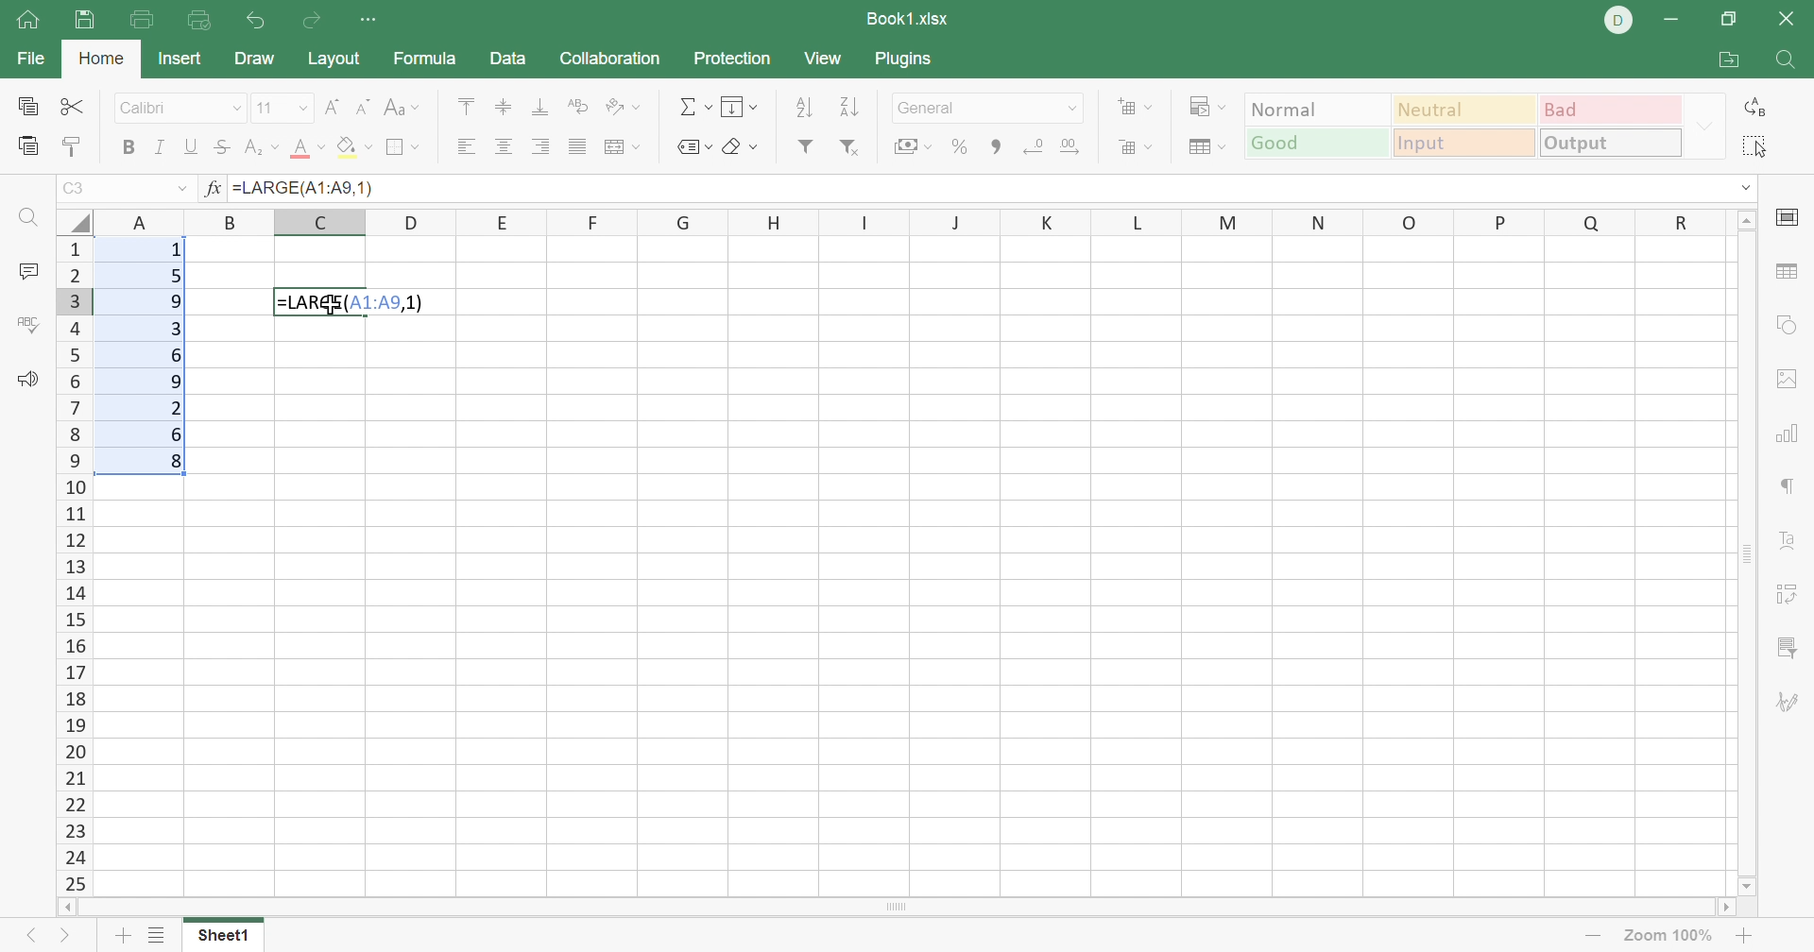  I want to click on Borders, so click(401, 146).